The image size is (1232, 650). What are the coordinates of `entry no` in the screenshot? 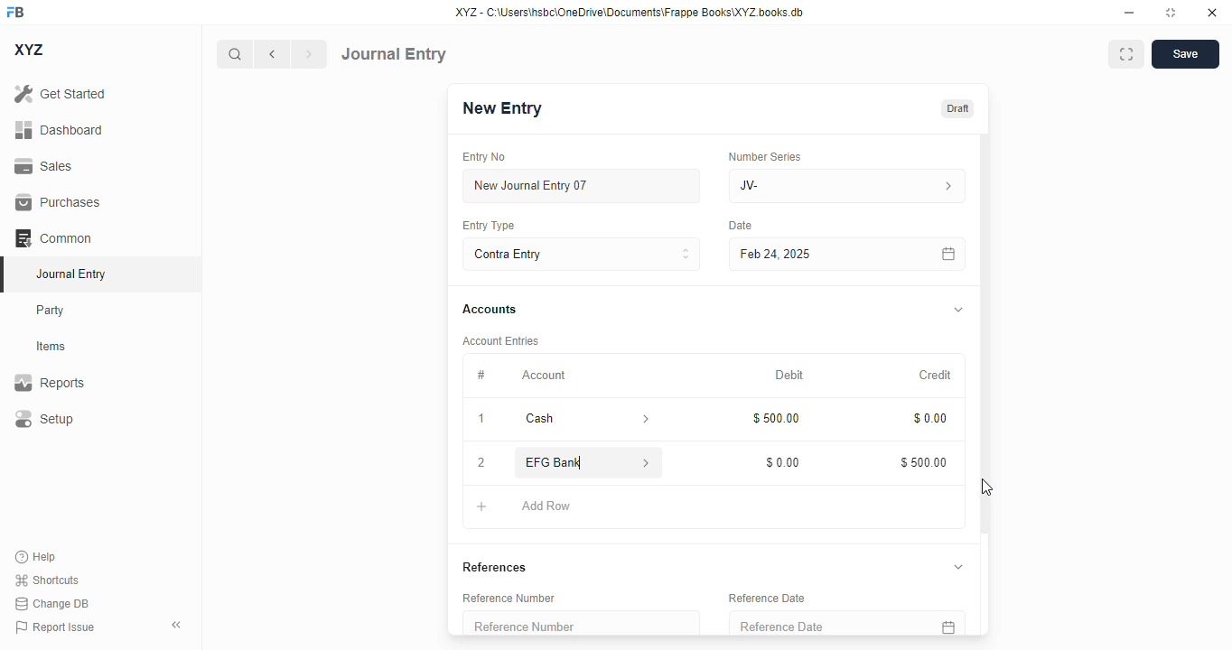 It's located at (485, 156).